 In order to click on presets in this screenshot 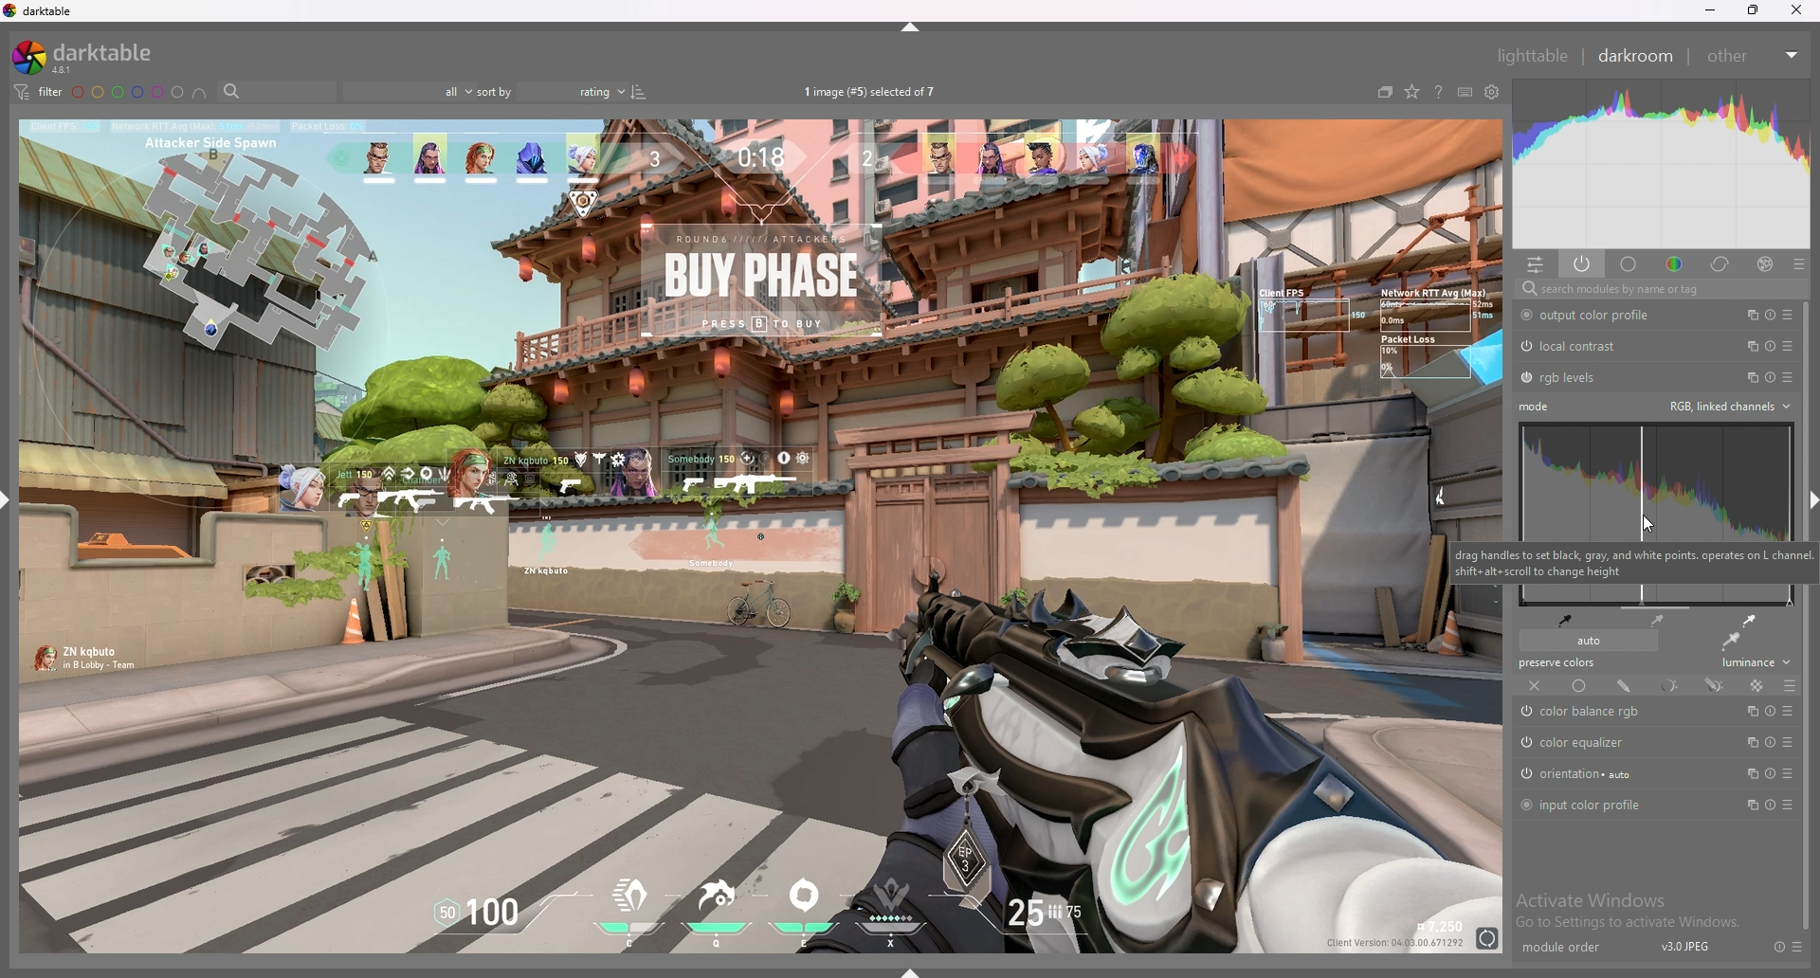, I will do `click(1792, 743)`.